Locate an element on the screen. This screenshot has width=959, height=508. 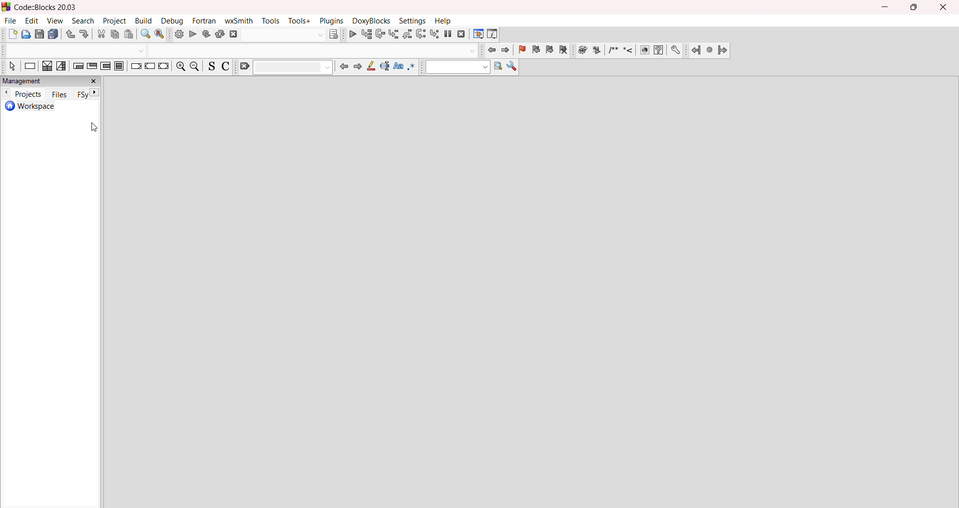
show the select target dialog is located at coordinates (291, 34).